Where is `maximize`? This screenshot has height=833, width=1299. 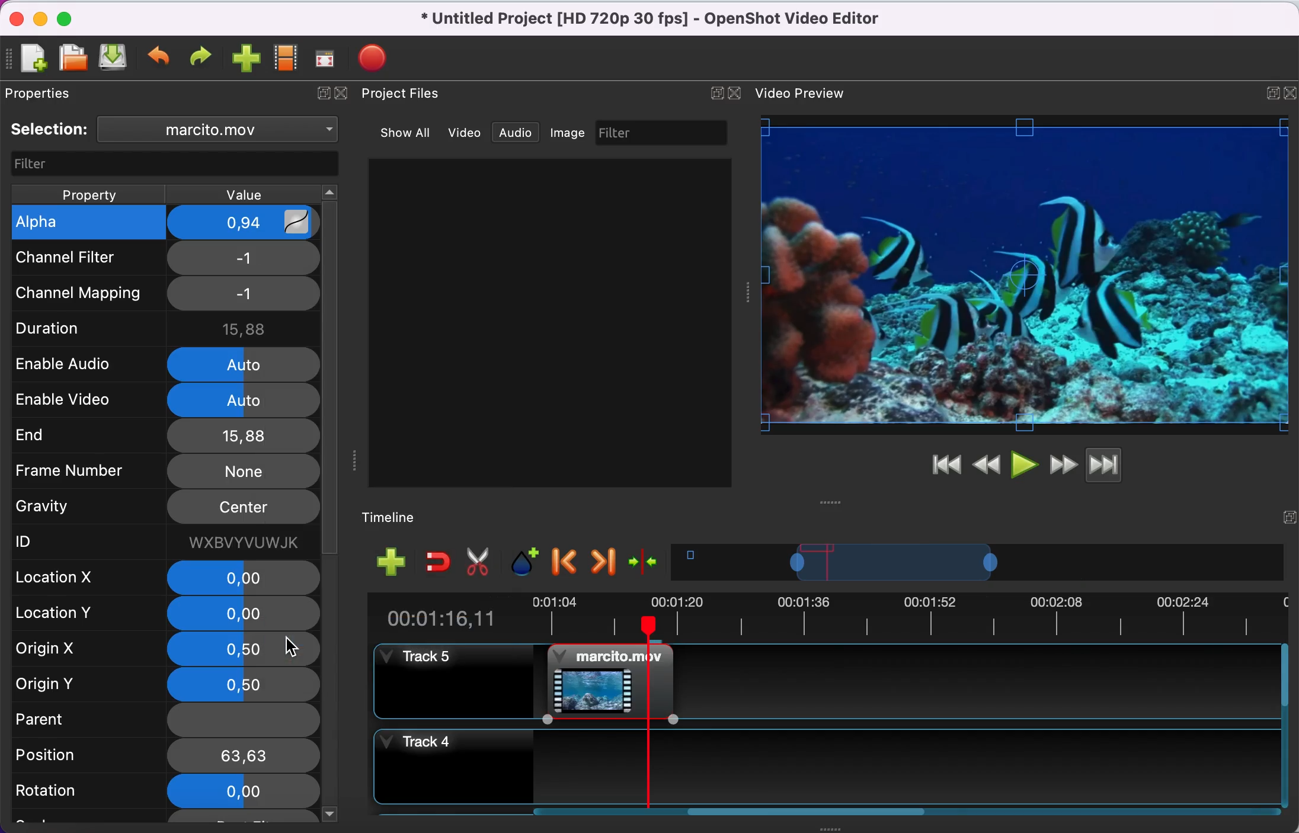
maximize is located at coordinates (72, 17).